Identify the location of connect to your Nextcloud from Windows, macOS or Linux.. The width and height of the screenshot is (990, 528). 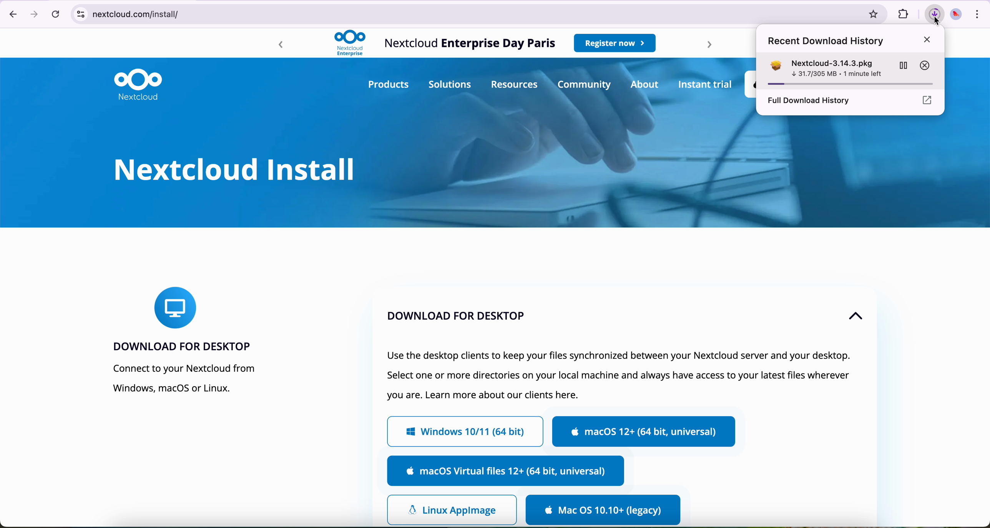
(182, 381).